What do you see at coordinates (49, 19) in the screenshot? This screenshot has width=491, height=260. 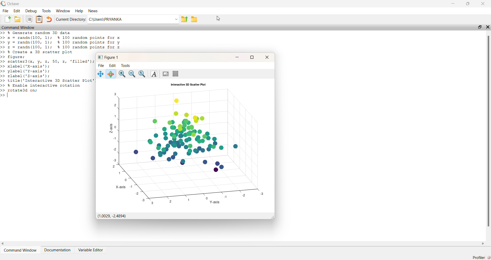 I see `undo` at bounding box center [49, 19].